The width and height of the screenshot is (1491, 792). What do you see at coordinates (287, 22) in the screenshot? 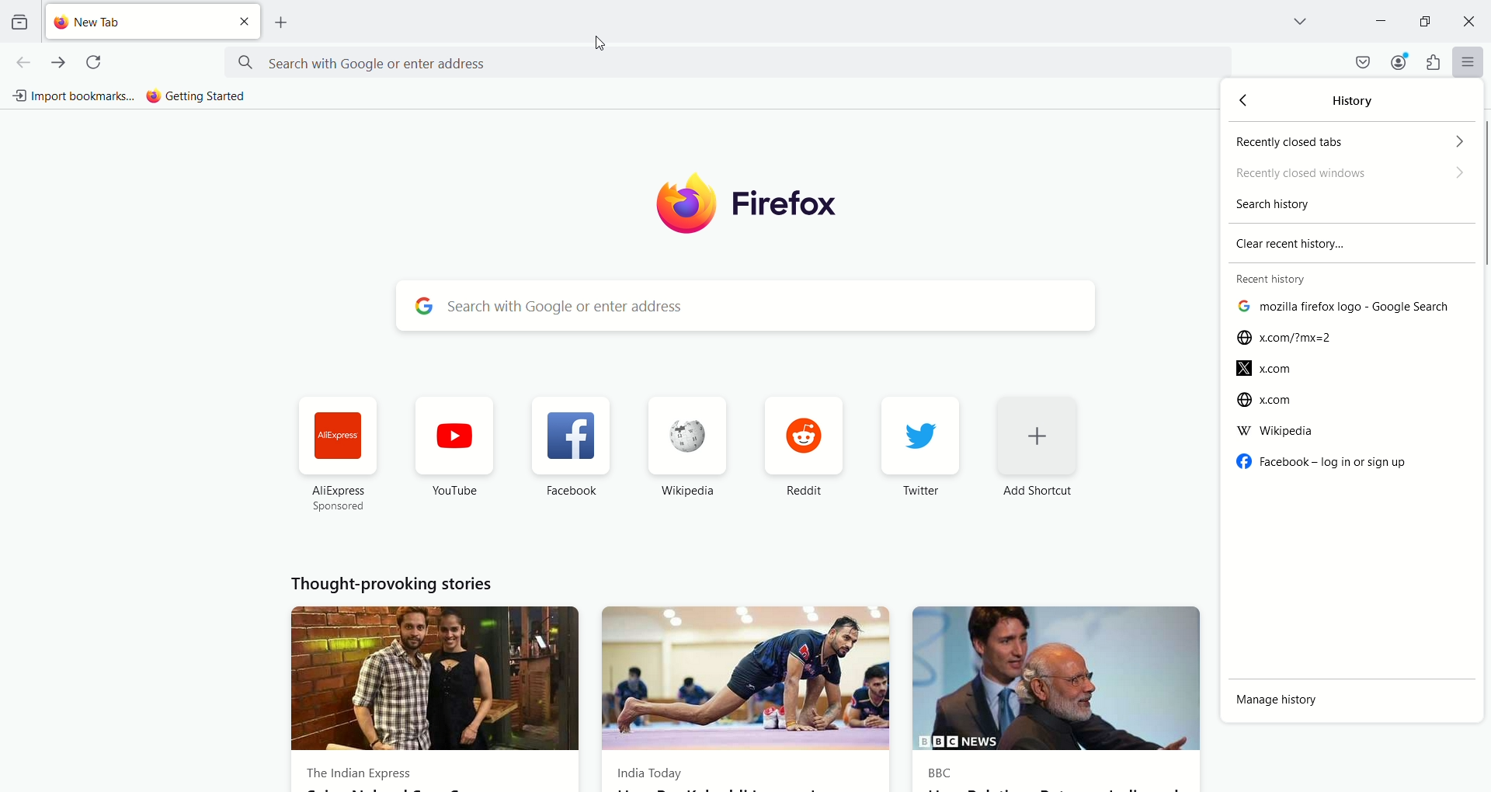
I see `open a new tab` at bounding box center [287, 22].